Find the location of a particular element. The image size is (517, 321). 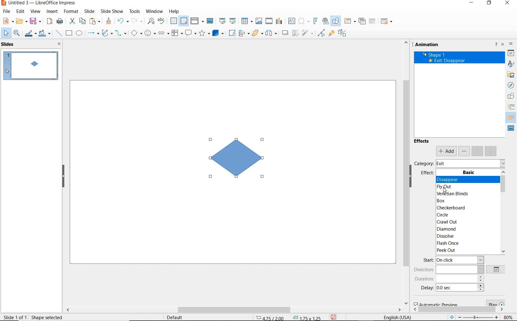

play is located at coordinates (494, 303).